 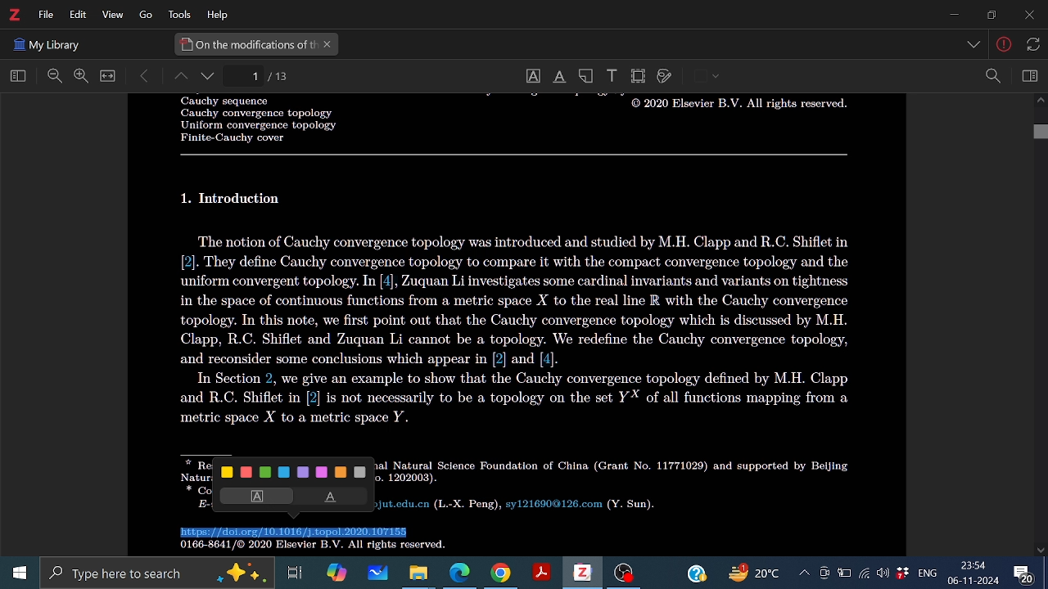 I want to click on Help, so click(x=696, y=572).